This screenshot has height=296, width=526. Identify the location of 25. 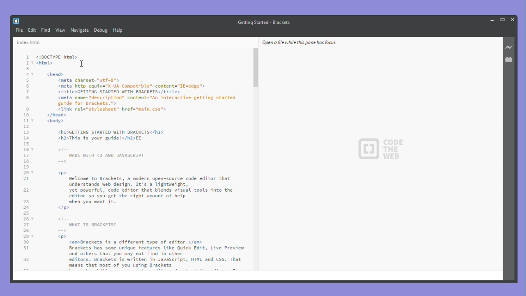
(26, 213).